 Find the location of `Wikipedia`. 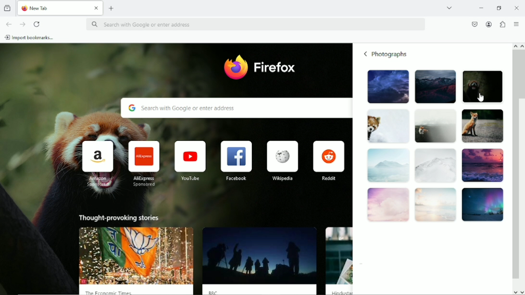

Wikipedia is located at coordinates (281, 160).